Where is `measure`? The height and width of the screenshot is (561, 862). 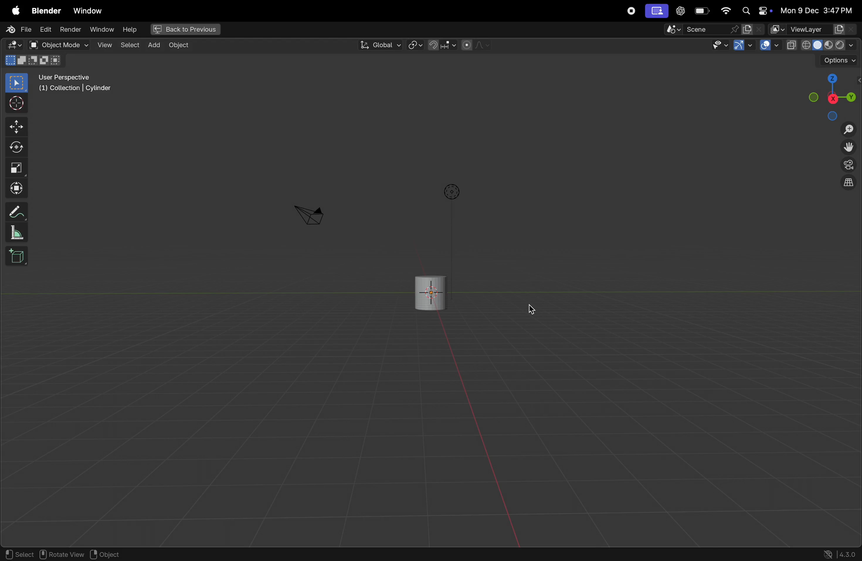
measure is located at coordinates (17, 233).